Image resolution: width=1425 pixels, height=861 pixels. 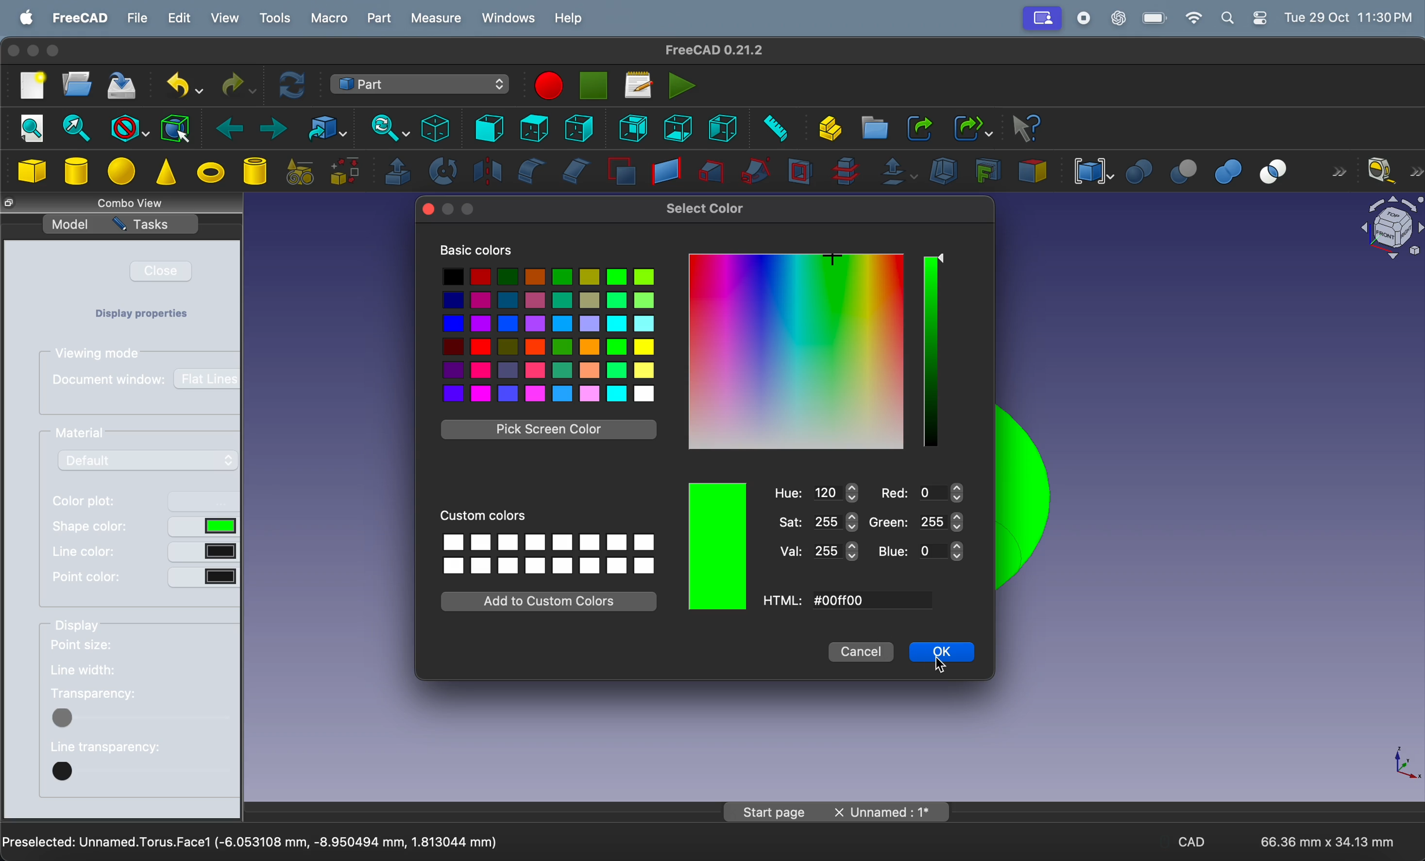 What do you see at coordinates (1278, 170) in the screenshot?
I see `intersection` at bounding box center [1278, 170].